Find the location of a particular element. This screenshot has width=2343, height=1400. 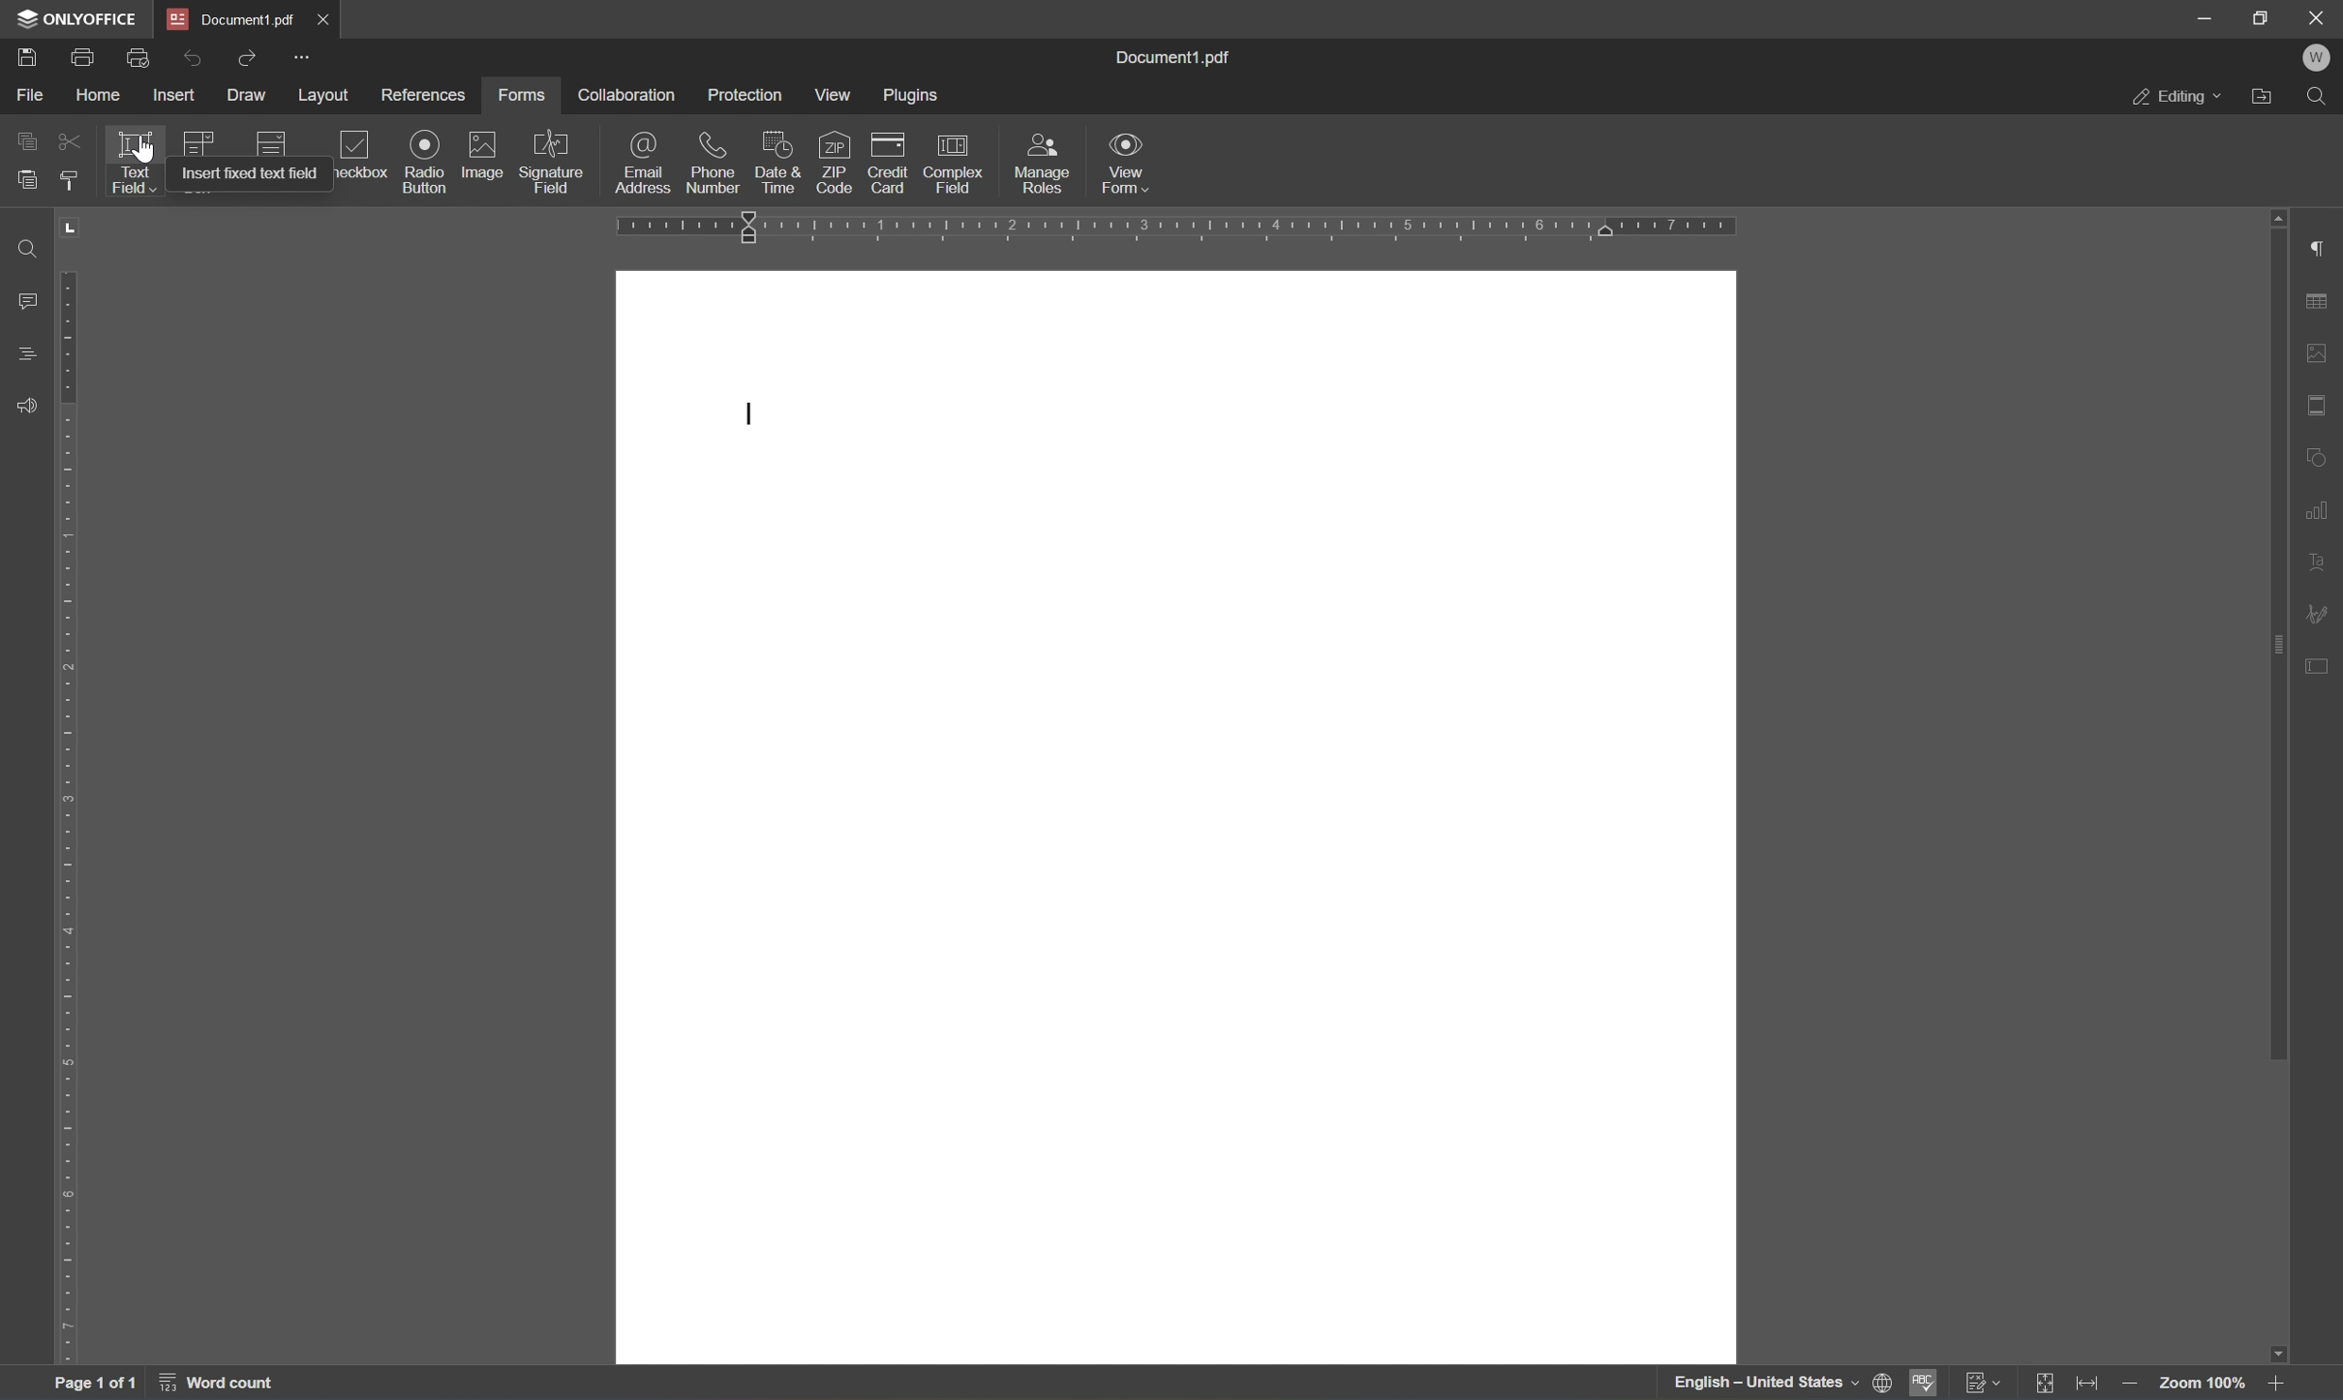

protection is located at coordinates (745, 93).